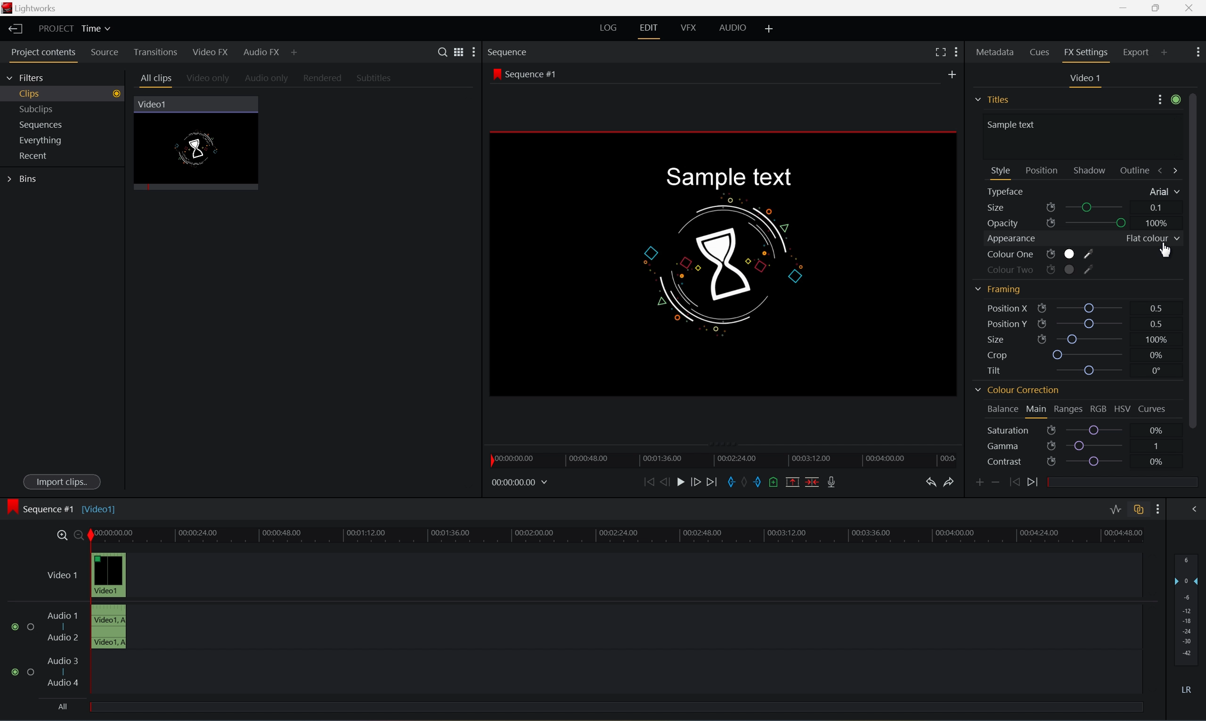 This screenshot has width=1206, height=721. I want to click on undo, so click(932, 483).